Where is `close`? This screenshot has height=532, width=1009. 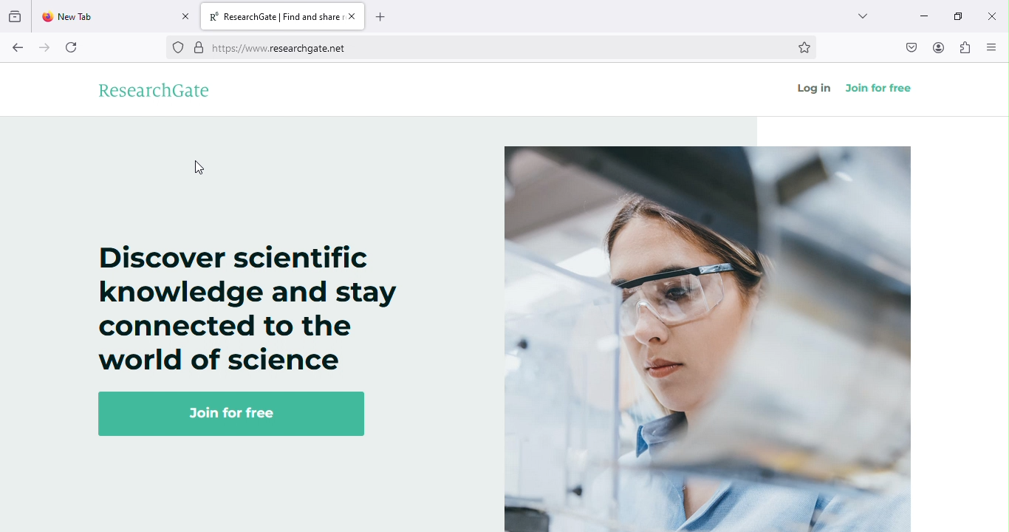
close is located at coordinates (185, 18).